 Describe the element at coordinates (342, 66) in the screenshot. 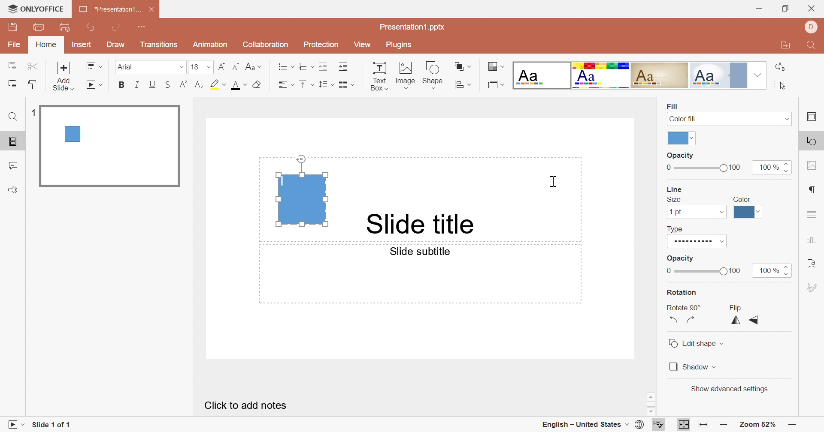

I see `Increase Indent` at that location.